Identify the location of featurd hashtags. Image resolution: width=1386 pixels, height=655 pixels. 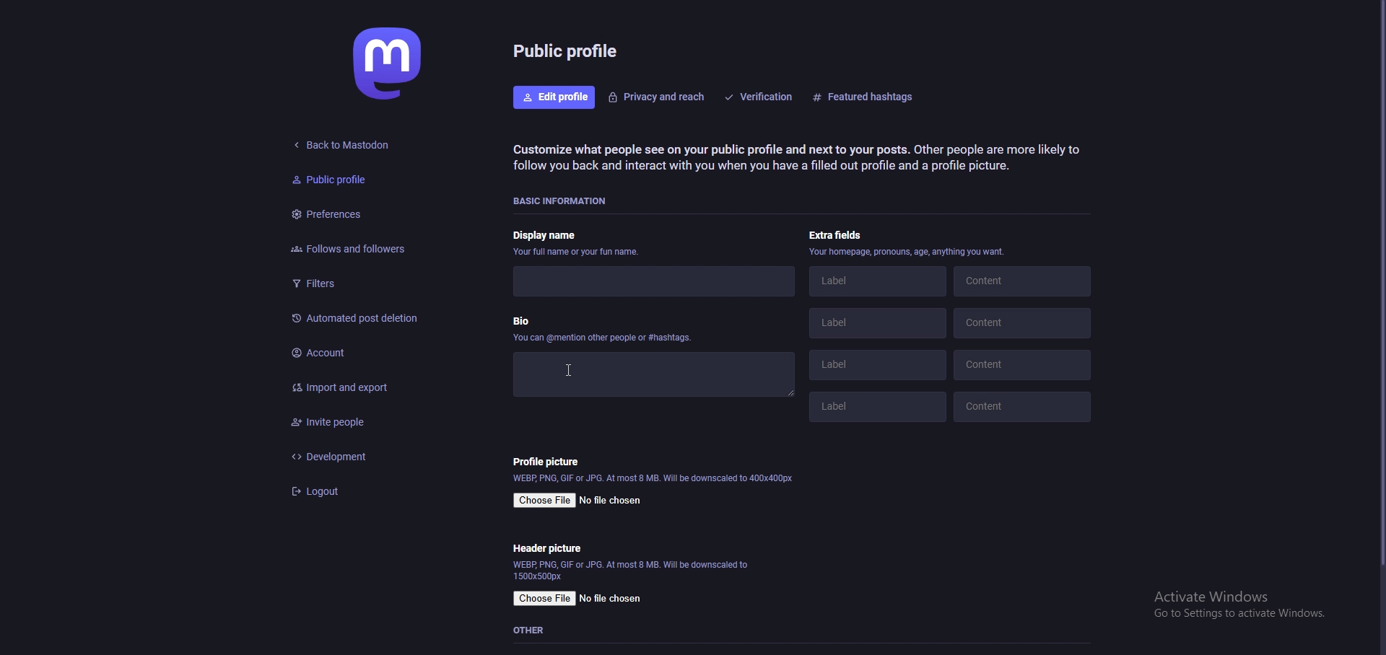
(868, 97).